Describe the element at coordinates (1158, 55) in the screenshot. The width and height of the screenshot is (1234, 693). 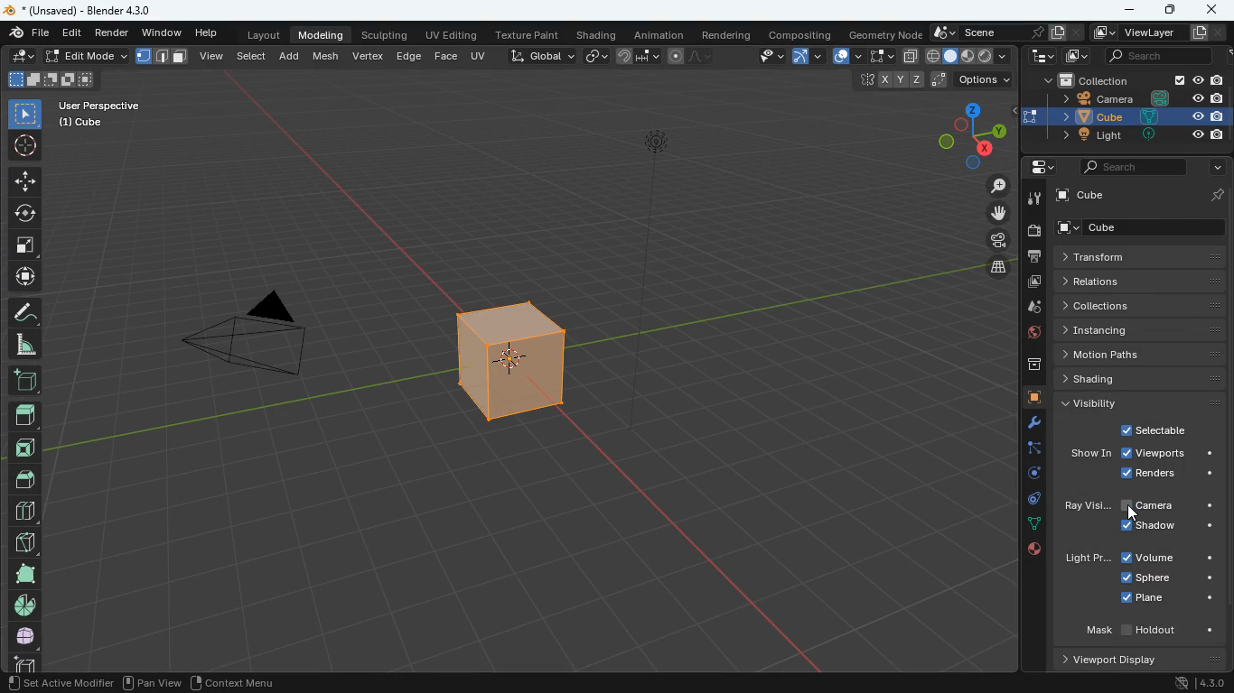
I see `search` at that location.